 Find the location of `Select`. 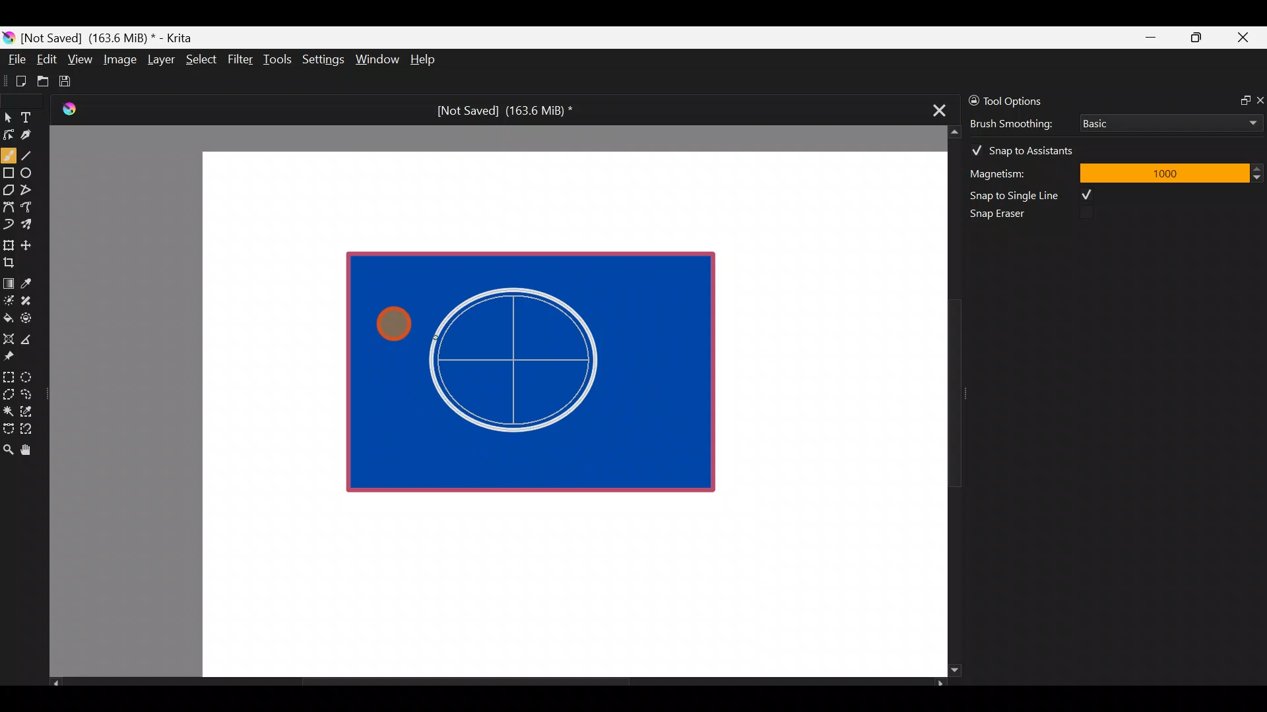

Select is located at coordinates (202, 58).